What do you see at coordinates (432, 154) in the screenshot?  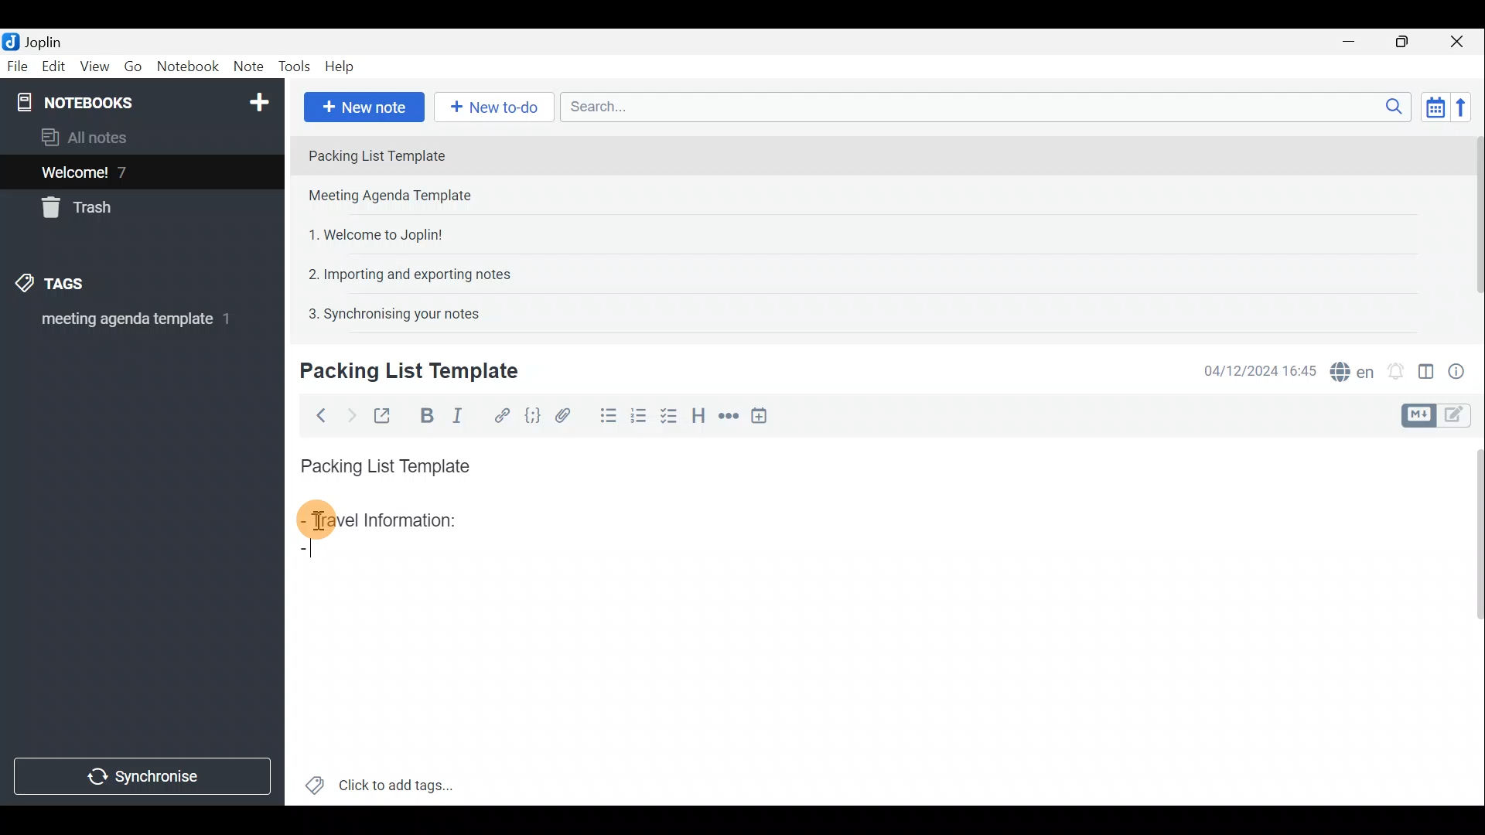 I see `Note 1` at bounding box center [432, 154].